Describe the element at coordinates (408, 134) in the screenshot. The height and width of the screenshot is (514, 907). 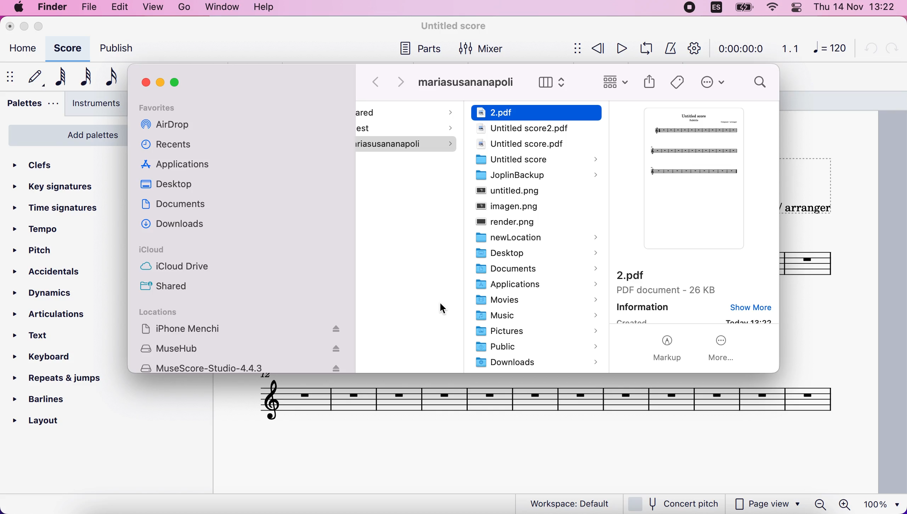
I see `folders` at that location.